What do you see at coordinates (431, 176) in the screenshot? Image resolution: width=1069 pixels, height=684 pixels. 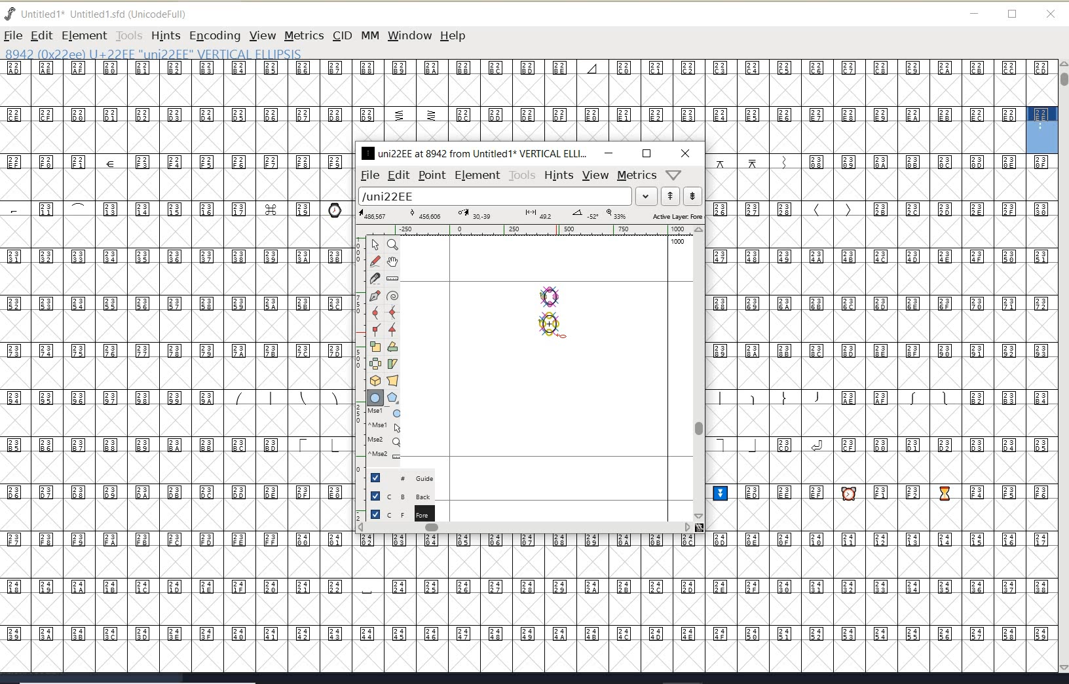 I see `point` at bounding box center [431, 176].